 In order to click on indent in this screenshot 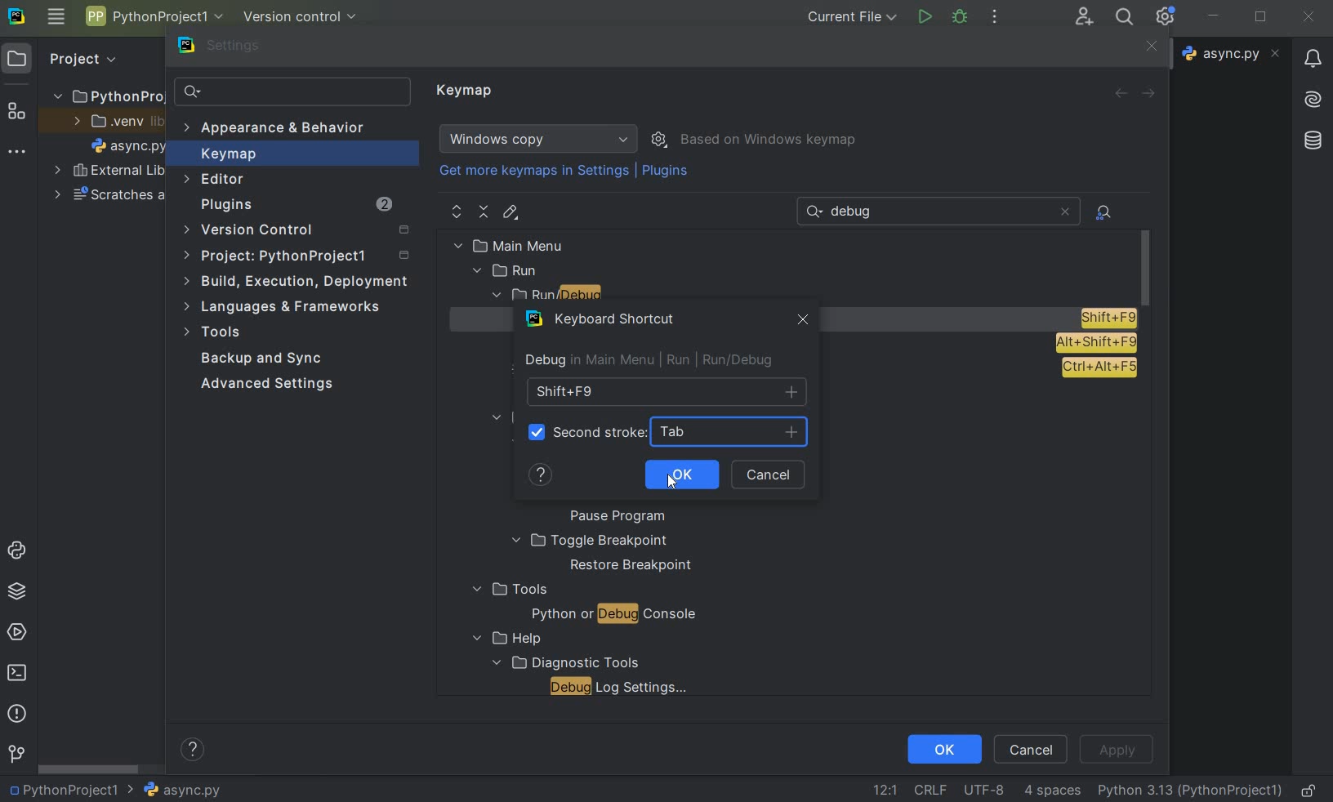, I will do `click(1052, 791)`.